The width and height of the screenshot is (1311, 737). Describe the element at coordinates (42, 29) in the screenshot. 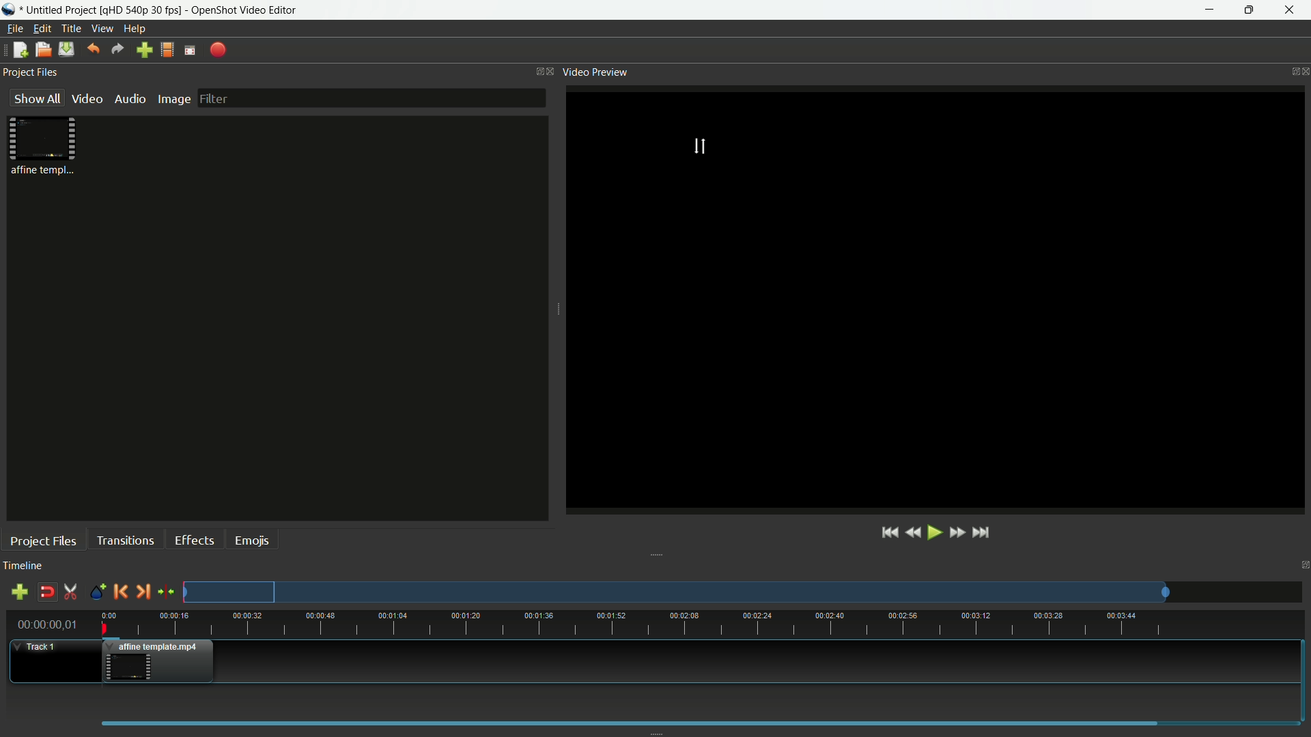

I see `edit menu` at that location.